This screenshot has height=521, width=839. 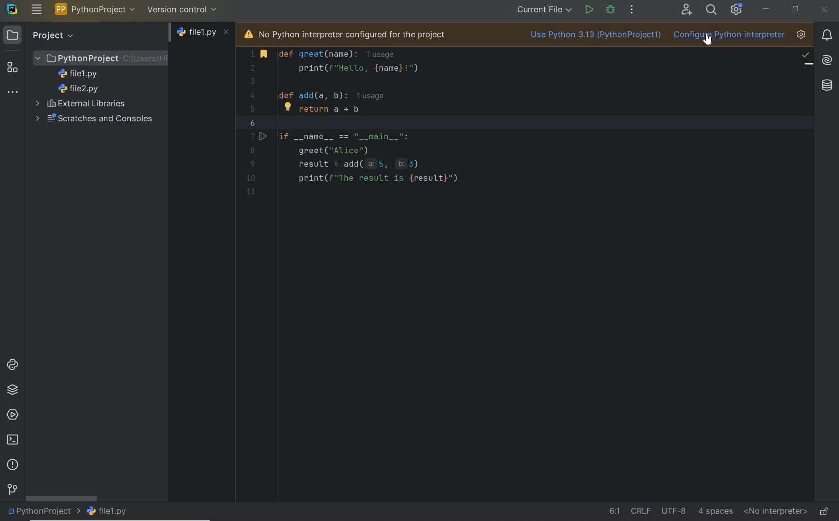 I want to click on python consoles, so click(x=11, y=364).